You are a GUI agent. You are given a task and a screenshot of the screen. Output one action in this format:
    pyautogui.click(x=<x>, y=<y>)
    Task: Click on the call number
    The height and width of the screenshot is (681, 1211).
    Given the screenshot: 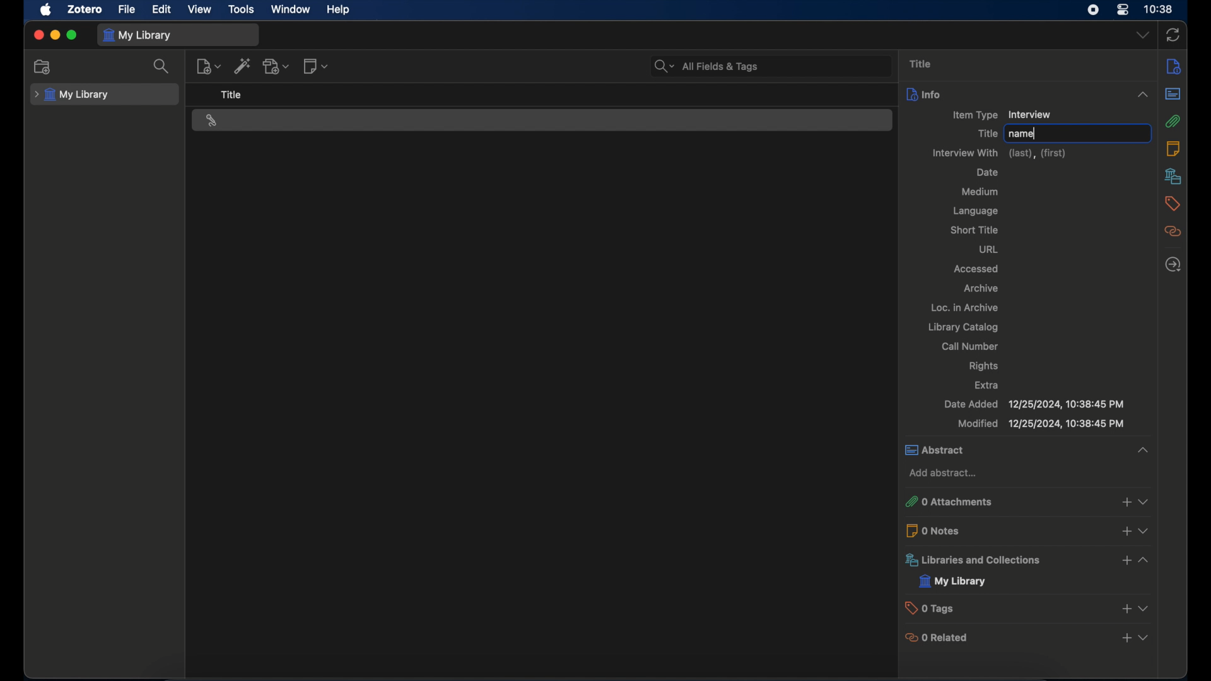 What is the action you would take?
    pyautogui.click(x=973, y=346)
    